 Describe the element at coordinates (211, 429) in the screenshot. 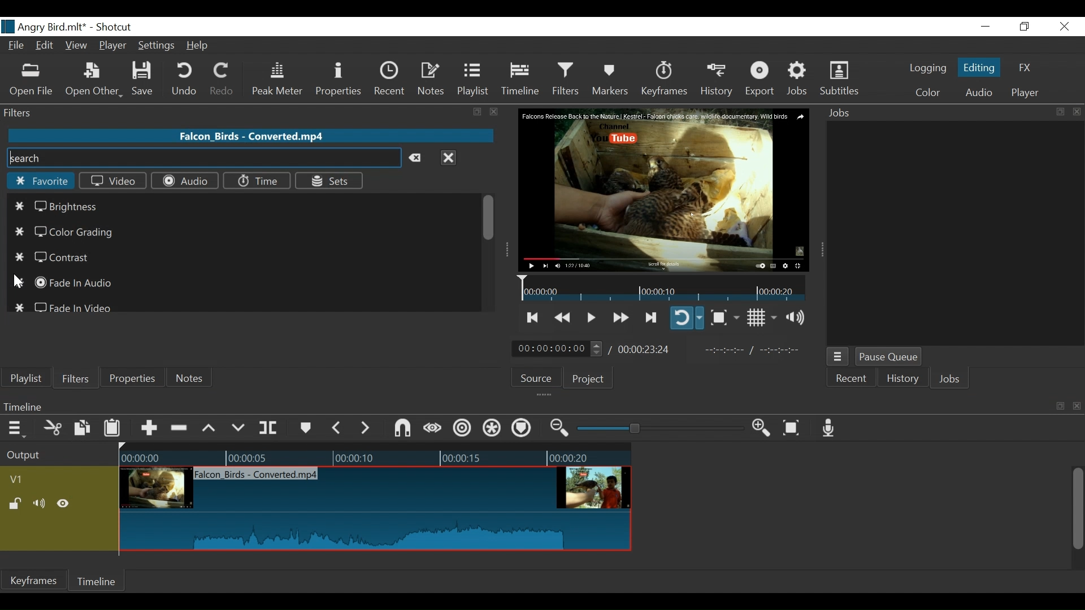

I see `Lift` at that location.